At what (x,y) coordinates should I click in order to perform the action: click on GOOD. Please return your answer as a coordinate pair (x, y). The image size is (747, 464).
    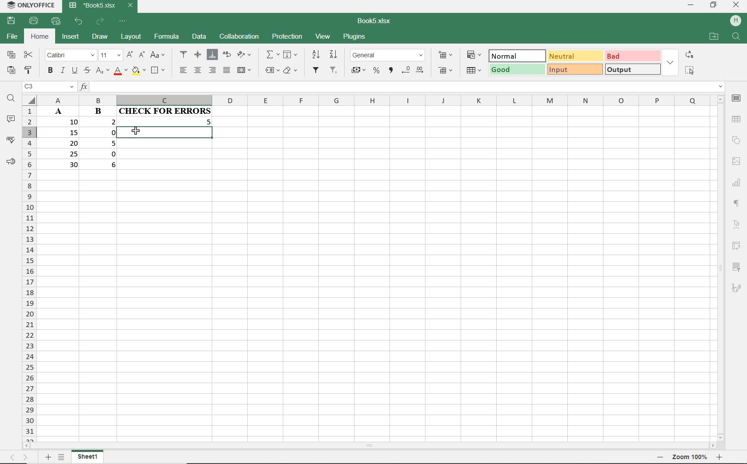
    Looking at the image, I should click on (517, 70).